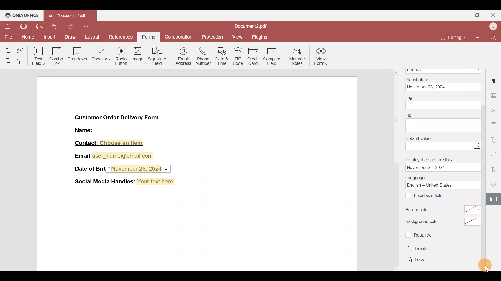  I want to click on Tip, so click(410, 116).